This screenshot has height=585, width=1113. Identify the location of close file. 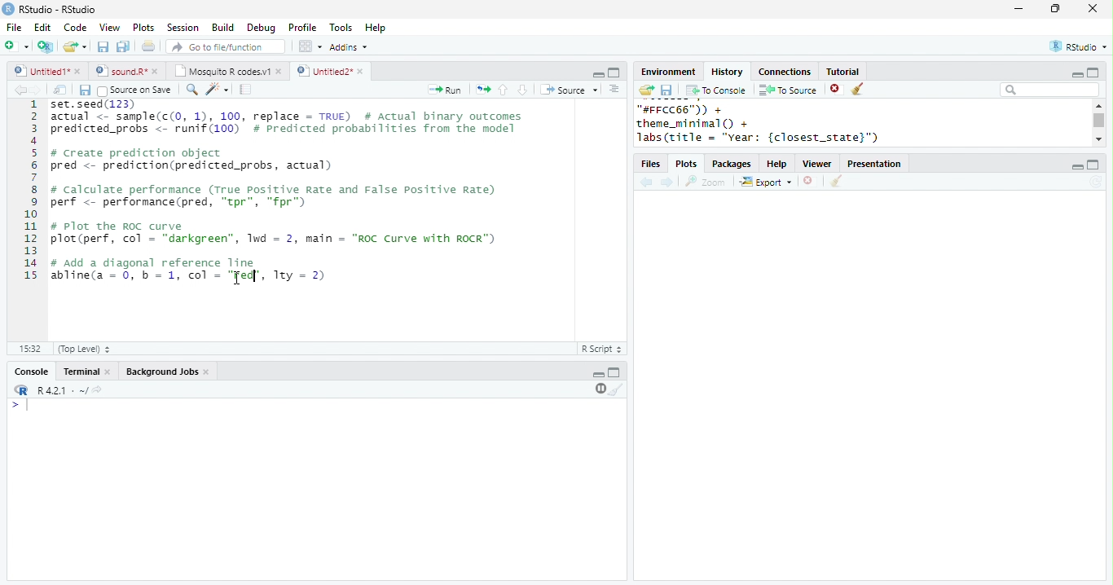
(811, 182).